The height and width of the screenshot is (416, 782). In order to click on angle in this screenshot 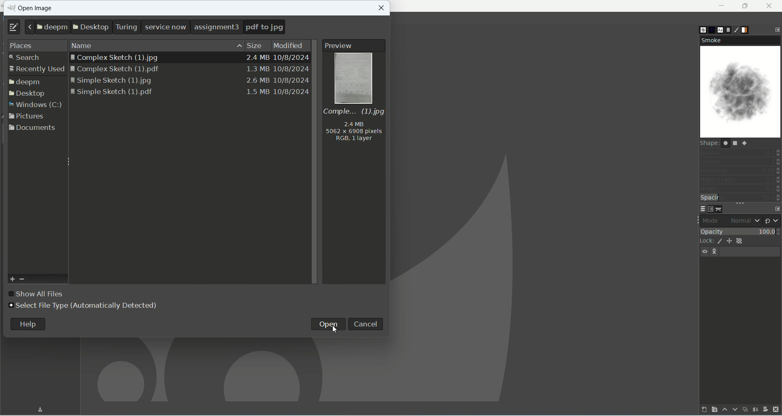, I will do `click(740, 188)`.